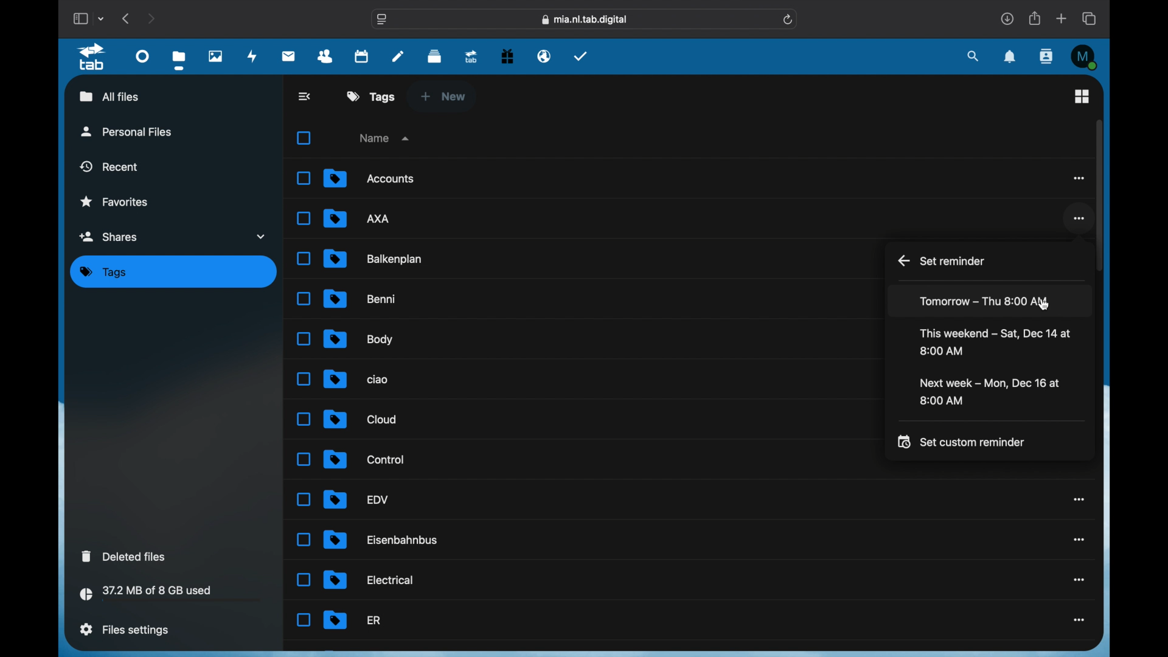 Image resolution: width=1168 pixels, height=657 pixels. What do you see at coordinates (360, 419) in the screenshot?
I see `file` at bounding box center [360, 419].